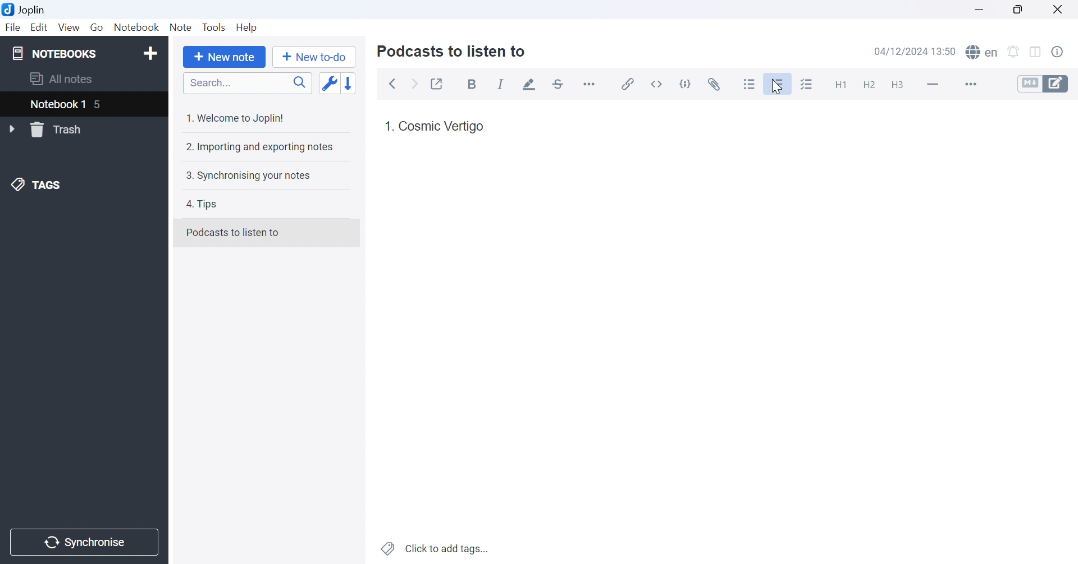 The width and height of the screenshot is (1078, 564). What do you see at coordinates (247, 84) in the screenshot?
I see `Search` at bounding box center [247, 84].